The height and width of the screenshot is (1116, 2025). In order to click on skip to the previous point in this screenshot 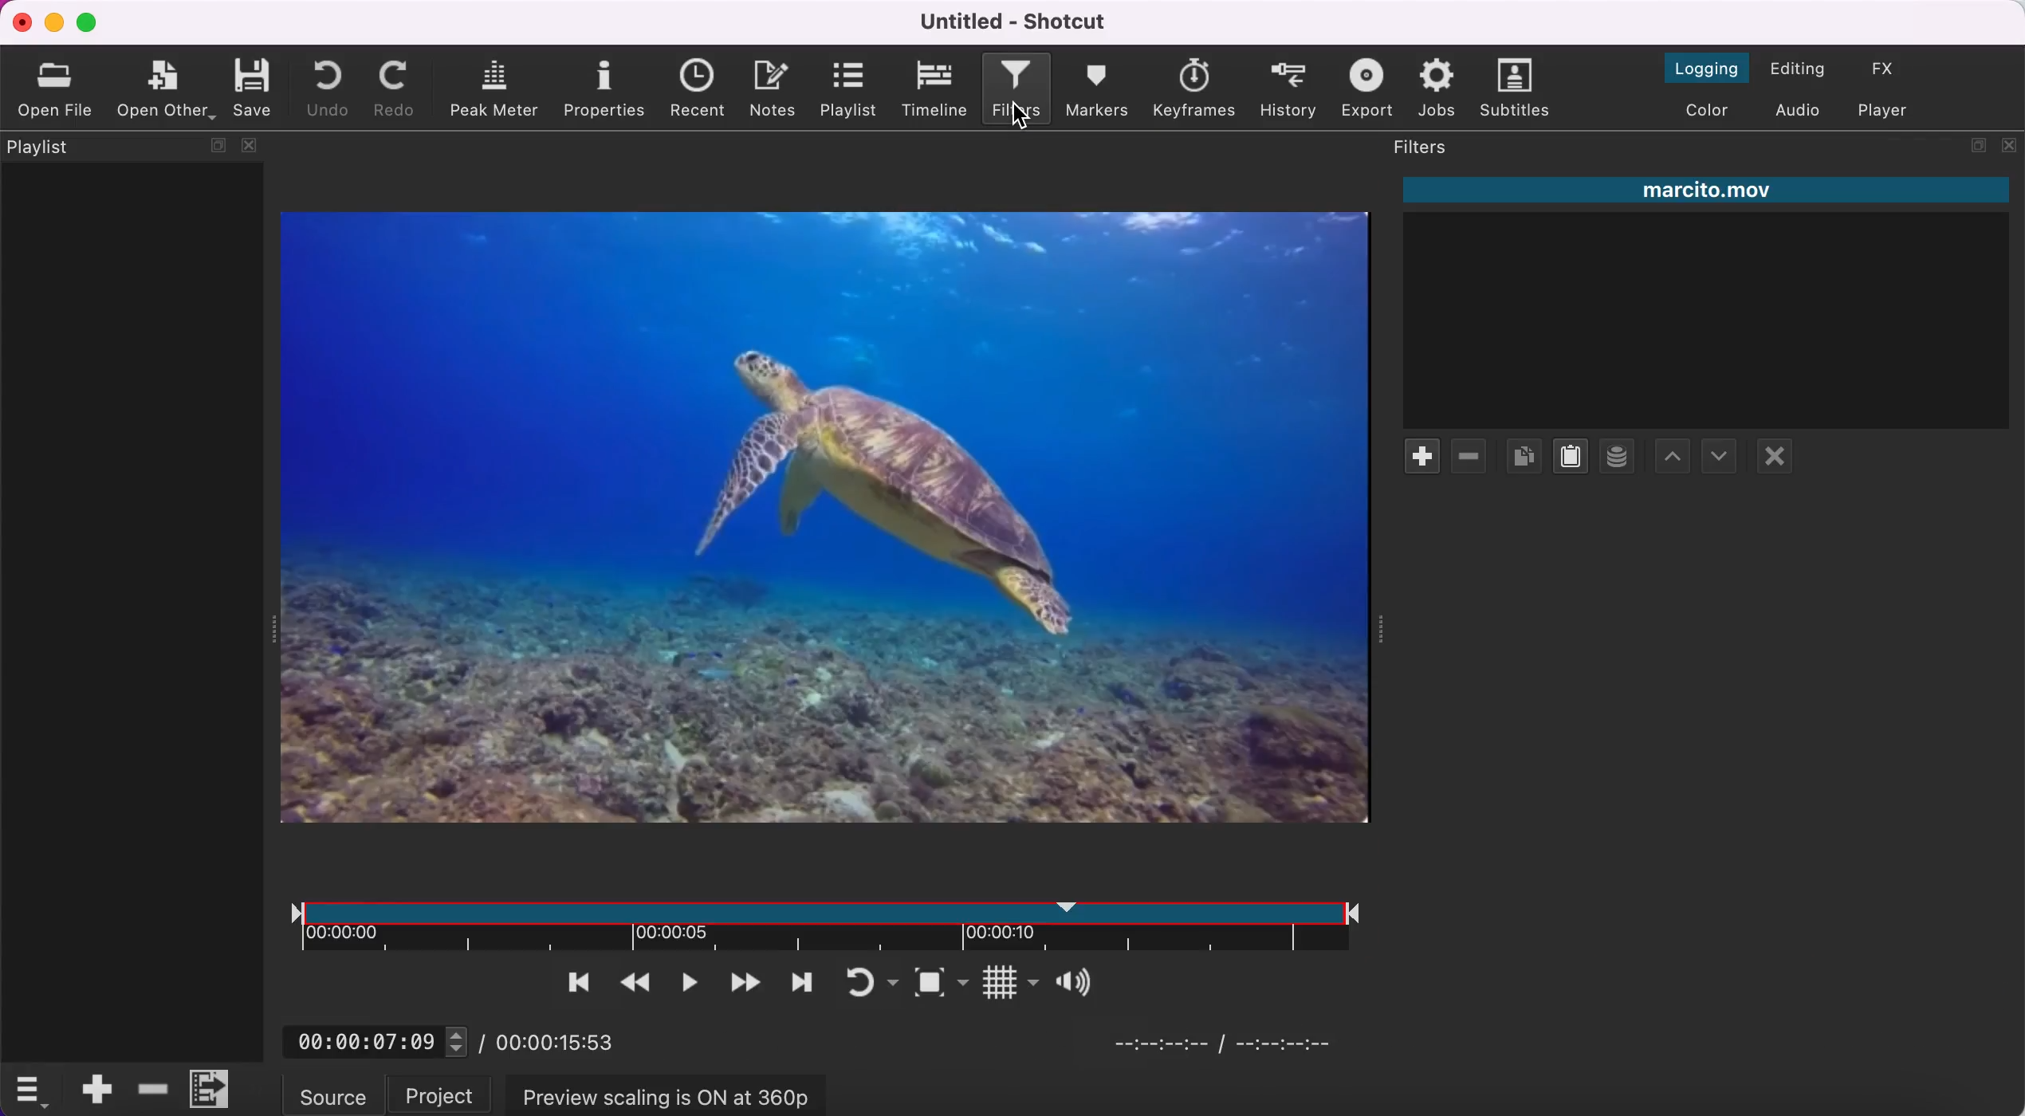, I will do `click(568, 983)`.